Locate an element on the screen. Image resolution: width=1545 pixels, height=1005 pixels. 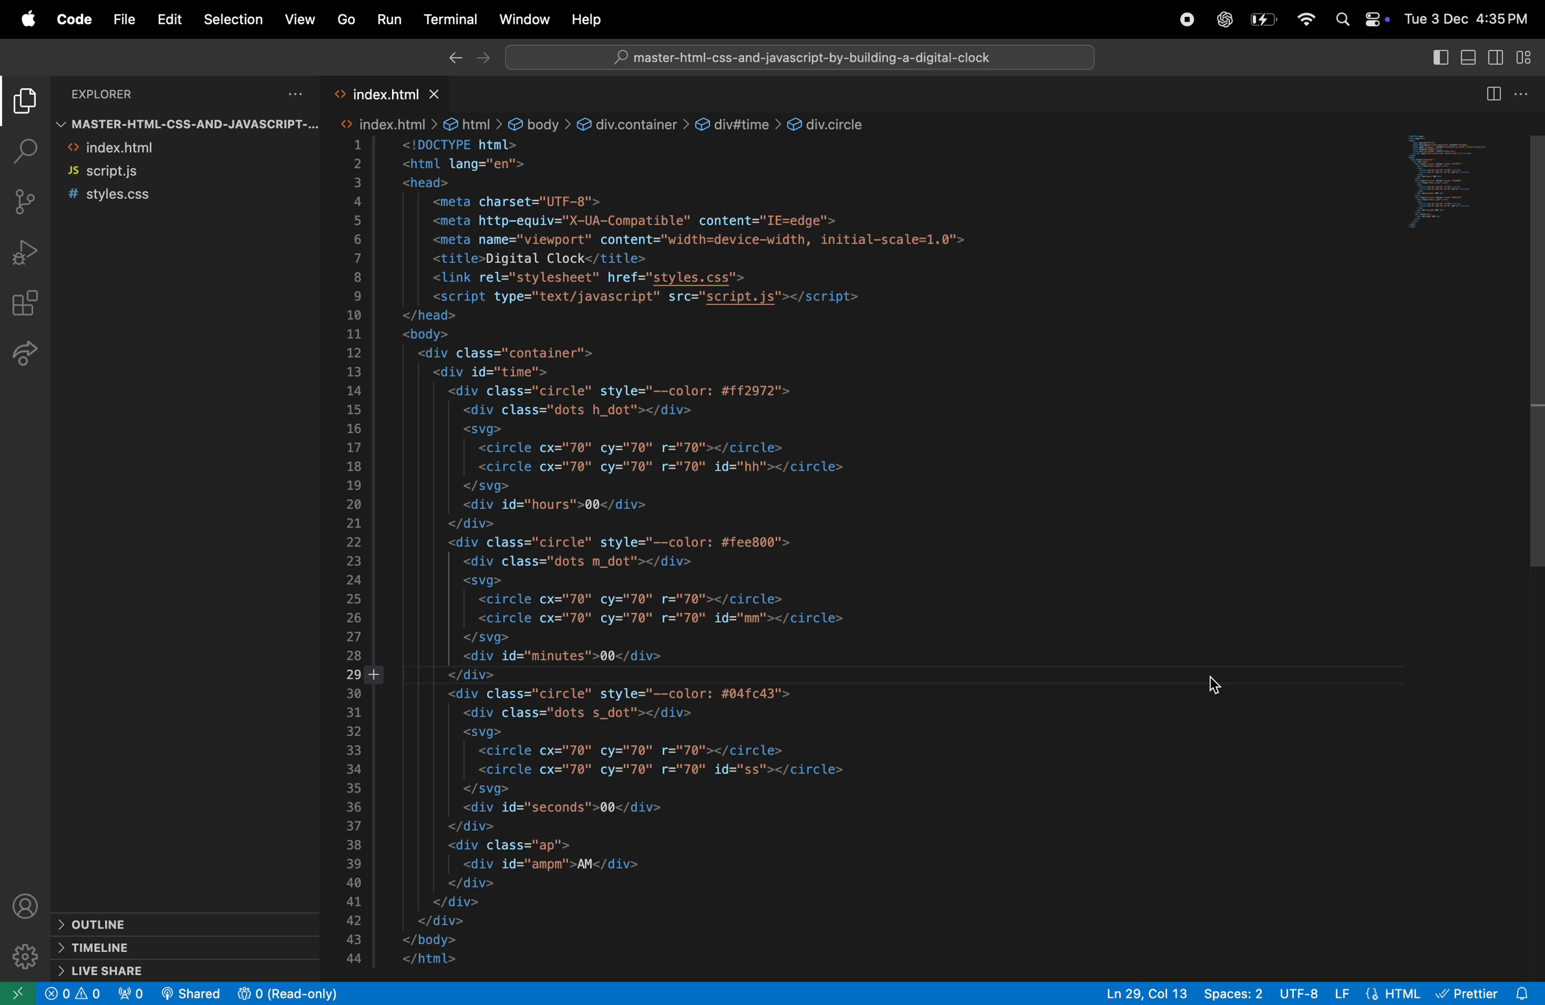
HTML is located at coordinates (1392, 993).